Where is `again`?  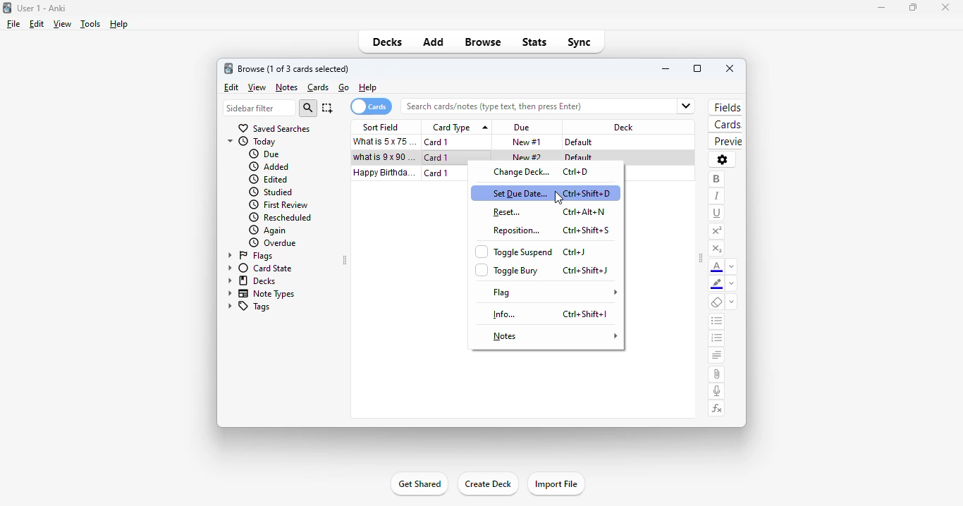
again is located at coordinates (267, 230).